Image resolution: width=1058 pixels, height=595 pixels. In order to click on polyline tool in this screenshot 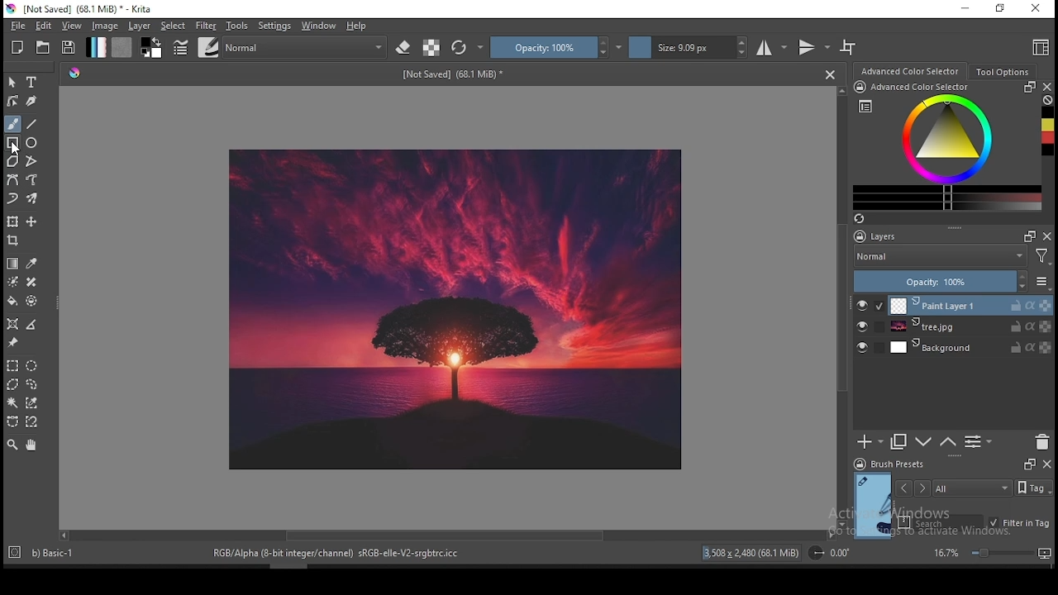, I will do `click(31, 160)`.